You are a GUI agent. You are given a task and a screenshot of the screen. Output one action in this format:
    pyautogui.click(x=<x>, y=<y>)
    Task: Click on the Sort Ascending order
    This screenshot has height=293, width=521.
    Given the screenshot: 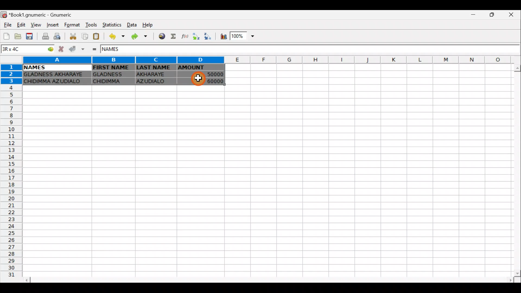 What is the action you would take?
    pyautogui.click(x=196, y=36)
    